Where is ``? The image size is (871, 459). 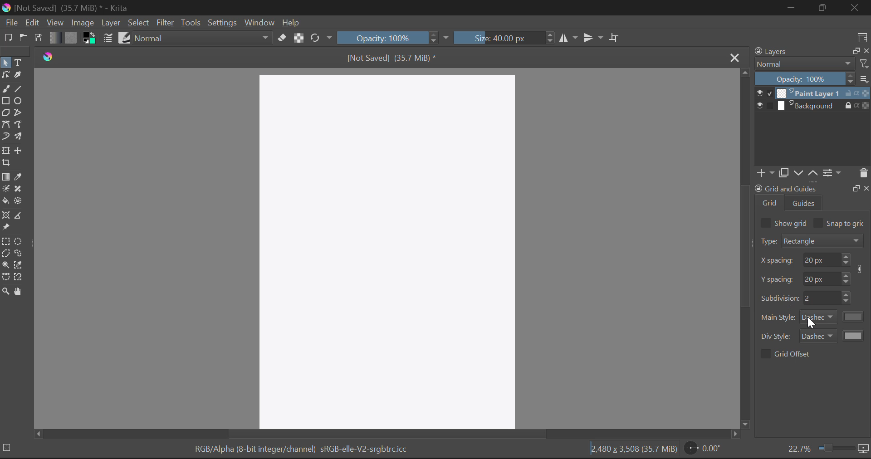
 is located at coordinates (856, 187).